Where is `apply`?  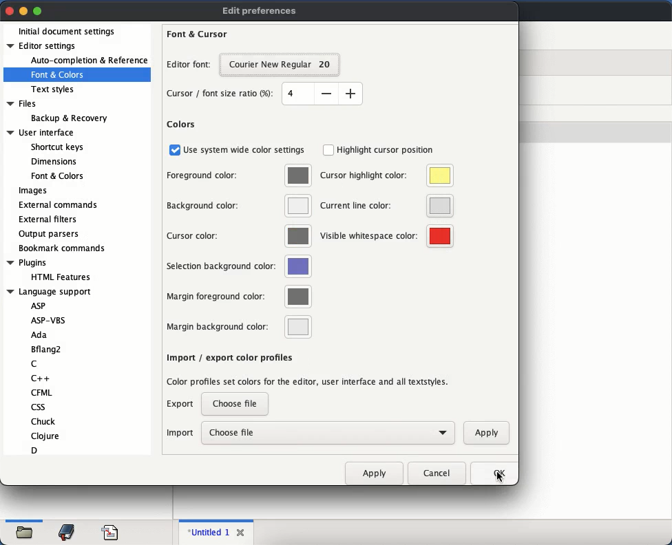 apply is located at coordinates (486, 434).